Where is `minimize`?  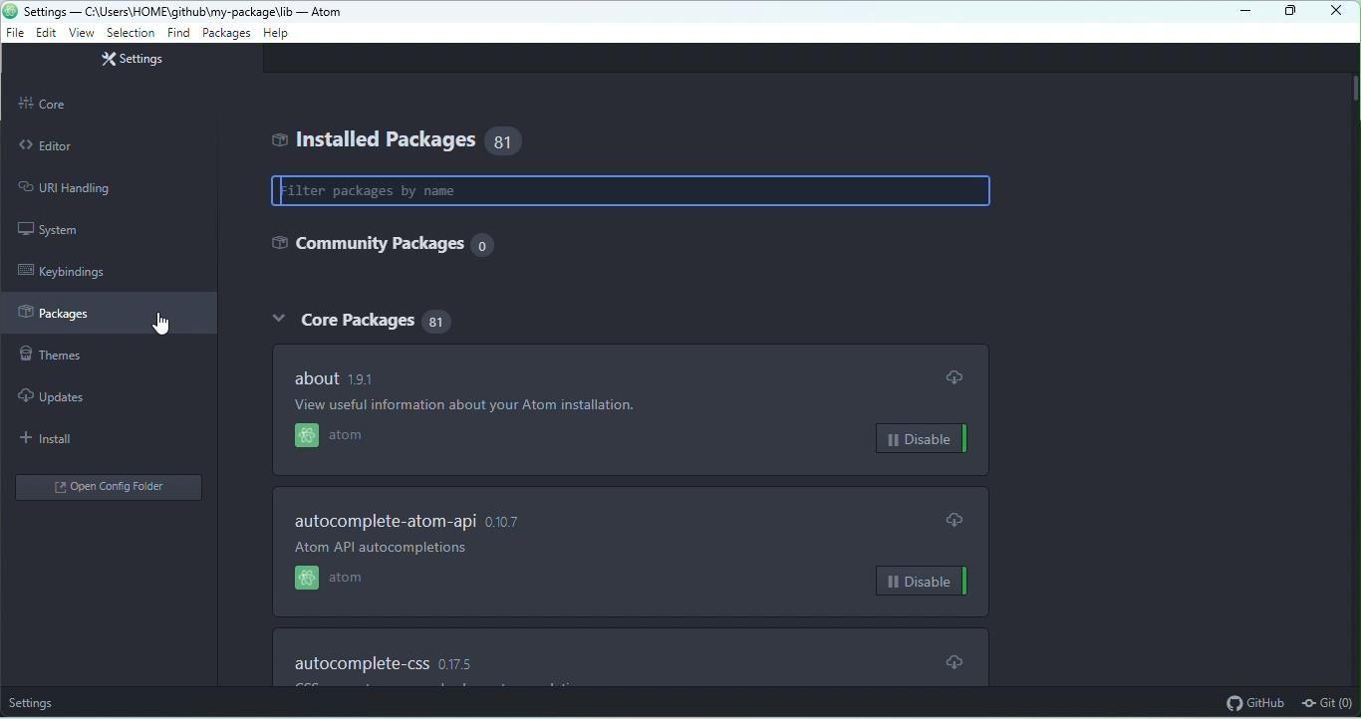 minimize is located at coordinates (1240, 13).